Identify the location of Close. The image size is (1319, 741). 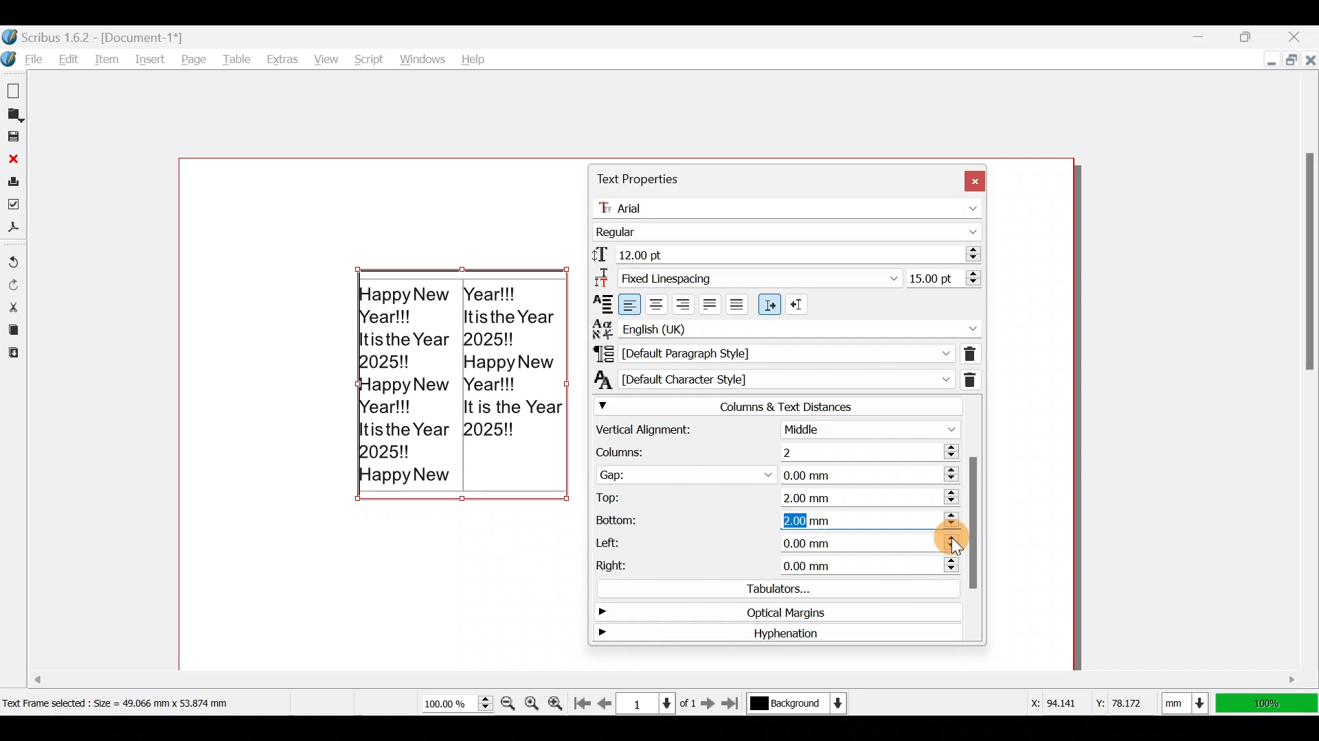
(1309, 59).